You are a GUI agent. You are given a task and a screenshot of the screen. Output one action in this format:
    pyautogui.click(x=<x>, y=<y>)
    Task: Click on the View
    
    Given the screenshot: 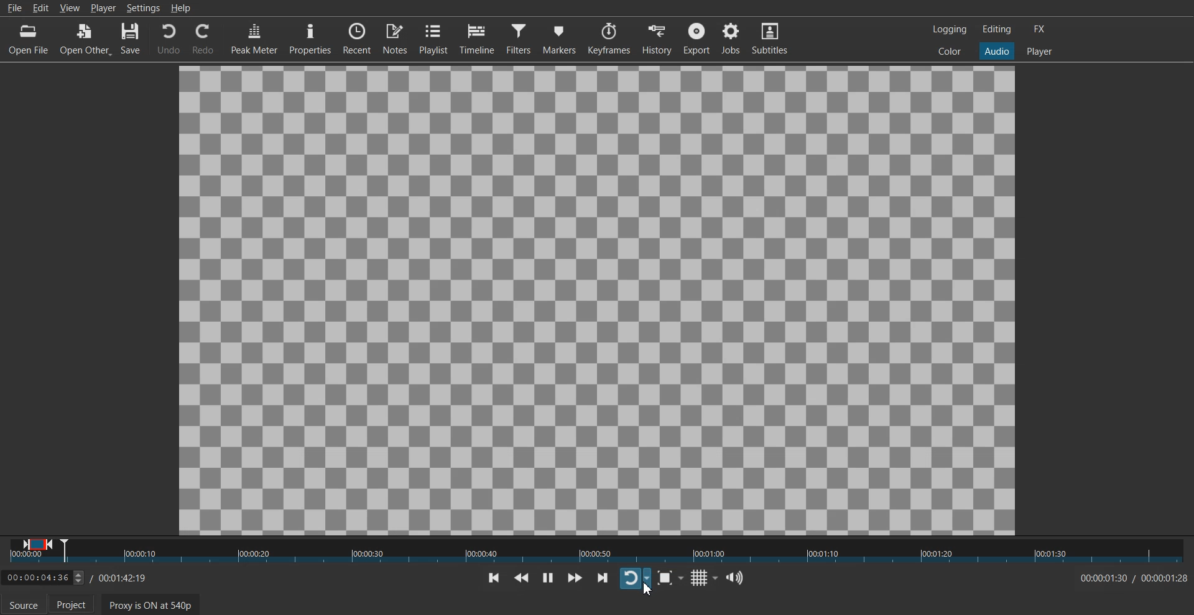 What is the action you would take?
    pyautogui.click(x=70, y=7)
    